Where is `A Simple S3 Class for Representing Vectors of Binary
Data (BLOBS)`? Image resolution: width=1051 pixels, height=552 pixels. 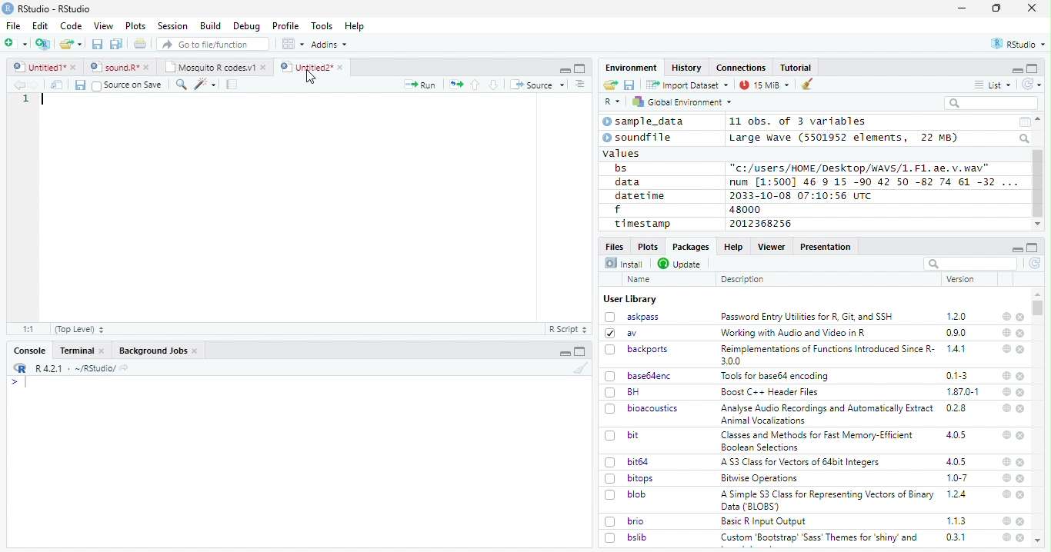 A Simple S3 Class for Representing Vectors of Binary
Data (BLOBS) is located at coordinates (829, 500).